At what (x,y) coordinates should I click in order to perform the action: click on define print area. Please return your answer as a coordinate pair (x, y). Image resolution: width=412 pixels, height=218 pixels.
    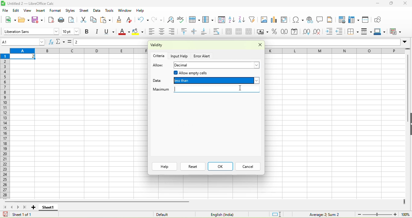
    Looking at the image, I should click on (342, 20).